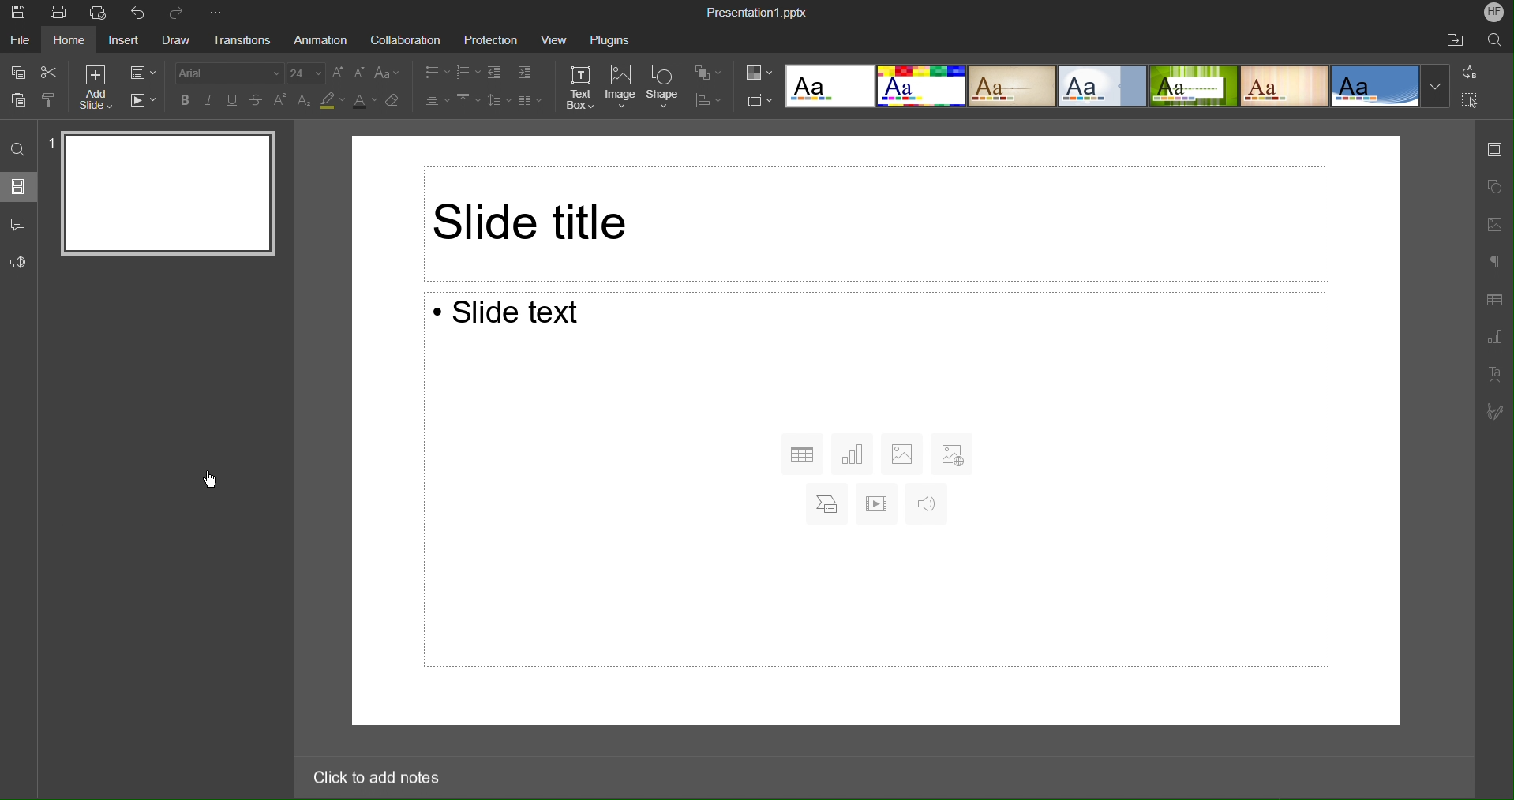  What do you see at coordinates (207, 99) in the screenshot?
I see `italics` at bounding box center [207, 99].